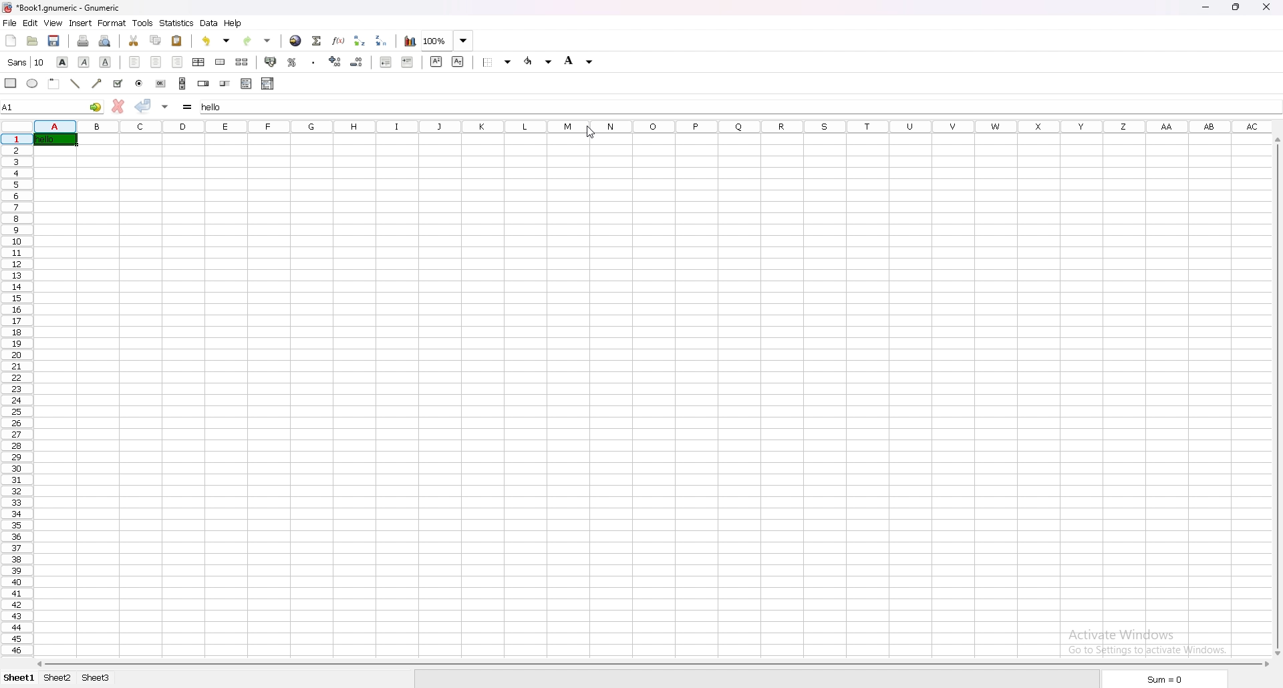 This screenshot has width=1283, height=688. I want to click on paste, so click(178, 41).